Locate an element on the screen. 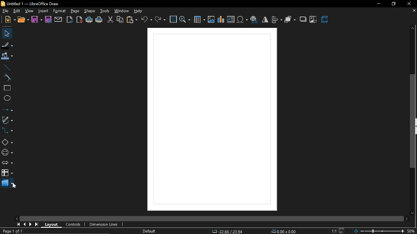 This screenshot has width=417, height=234. help is located at coordinates (140, 11).